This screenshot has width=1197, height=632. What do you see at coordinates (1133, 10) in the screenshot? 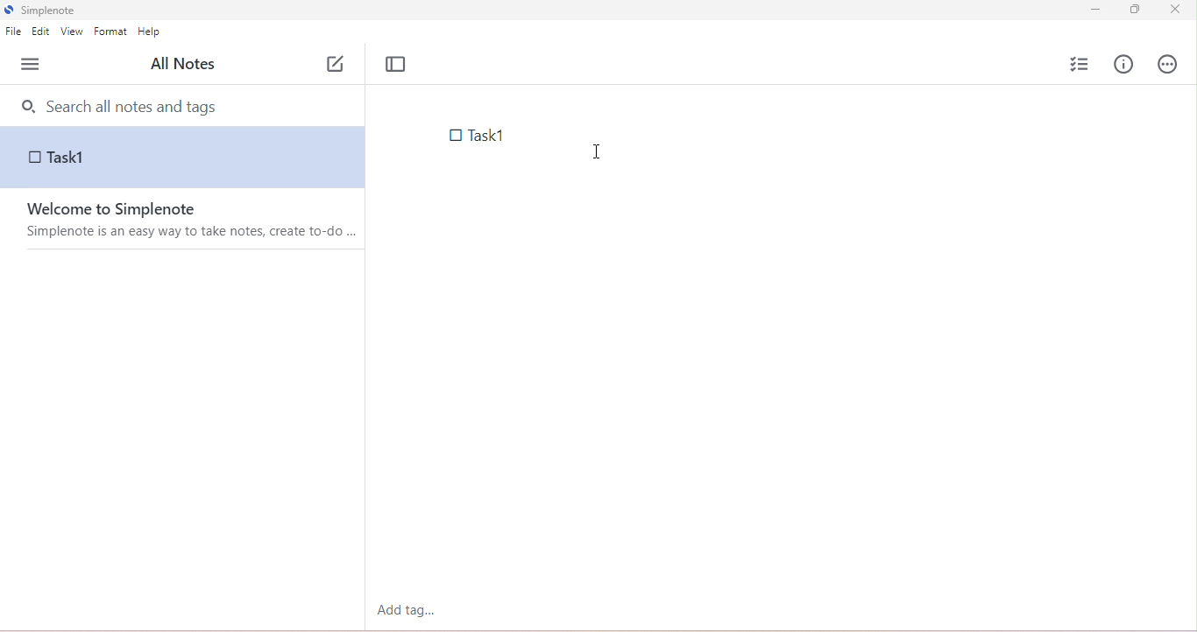
I see `maximize` at bounding box center [1133, 10].